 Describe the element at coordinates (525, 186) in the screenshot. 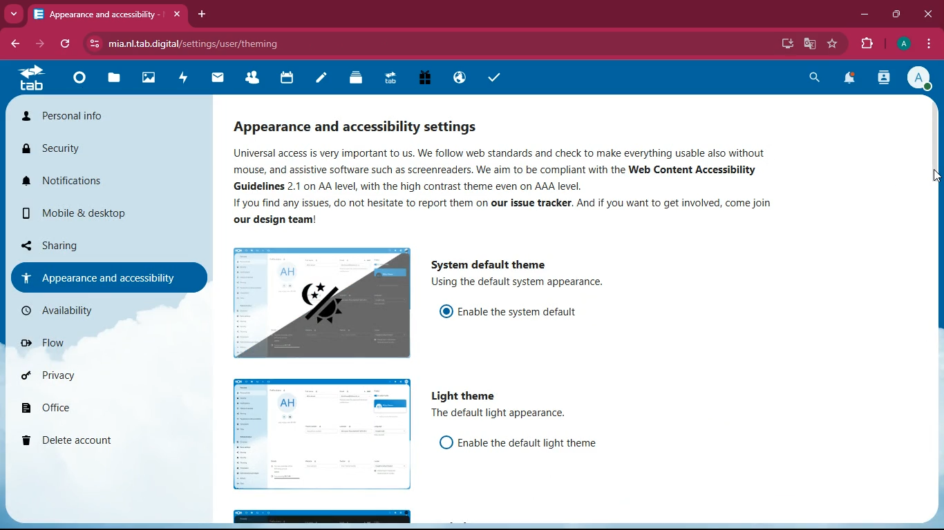

I see `description` at that location.